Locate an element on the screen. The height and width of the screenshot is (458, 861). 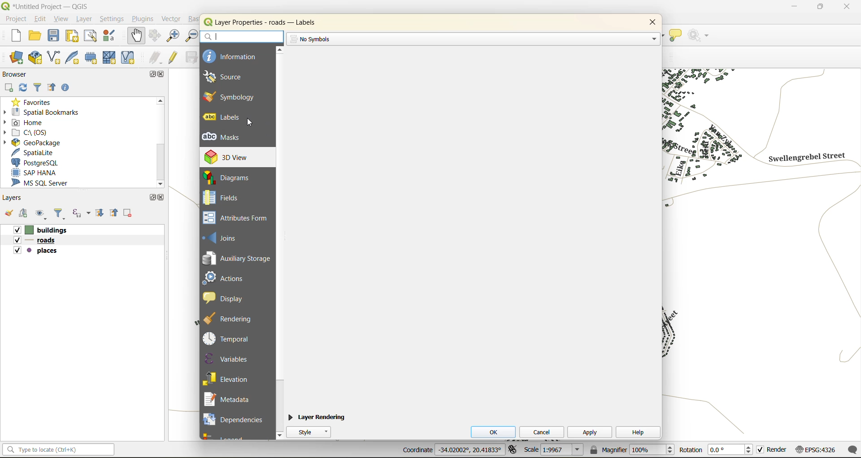
open is located at coordinates (8, 212).